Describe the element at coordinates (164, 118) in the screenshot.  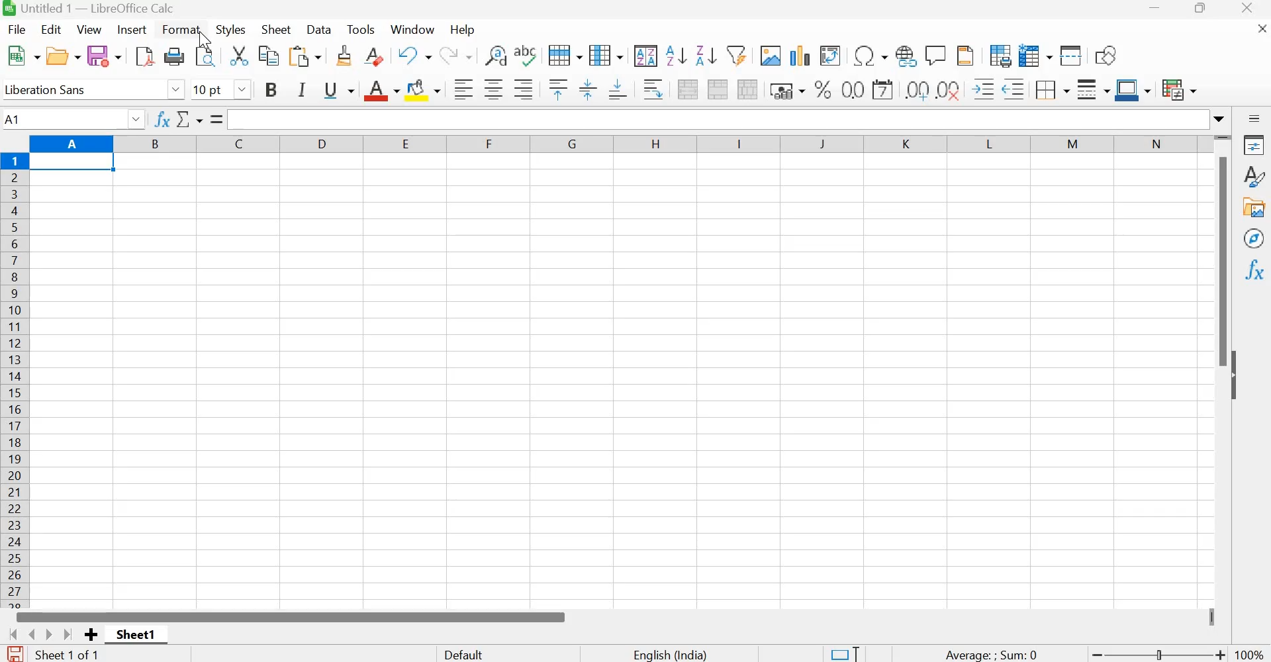
I see `Function wizard` at that location.